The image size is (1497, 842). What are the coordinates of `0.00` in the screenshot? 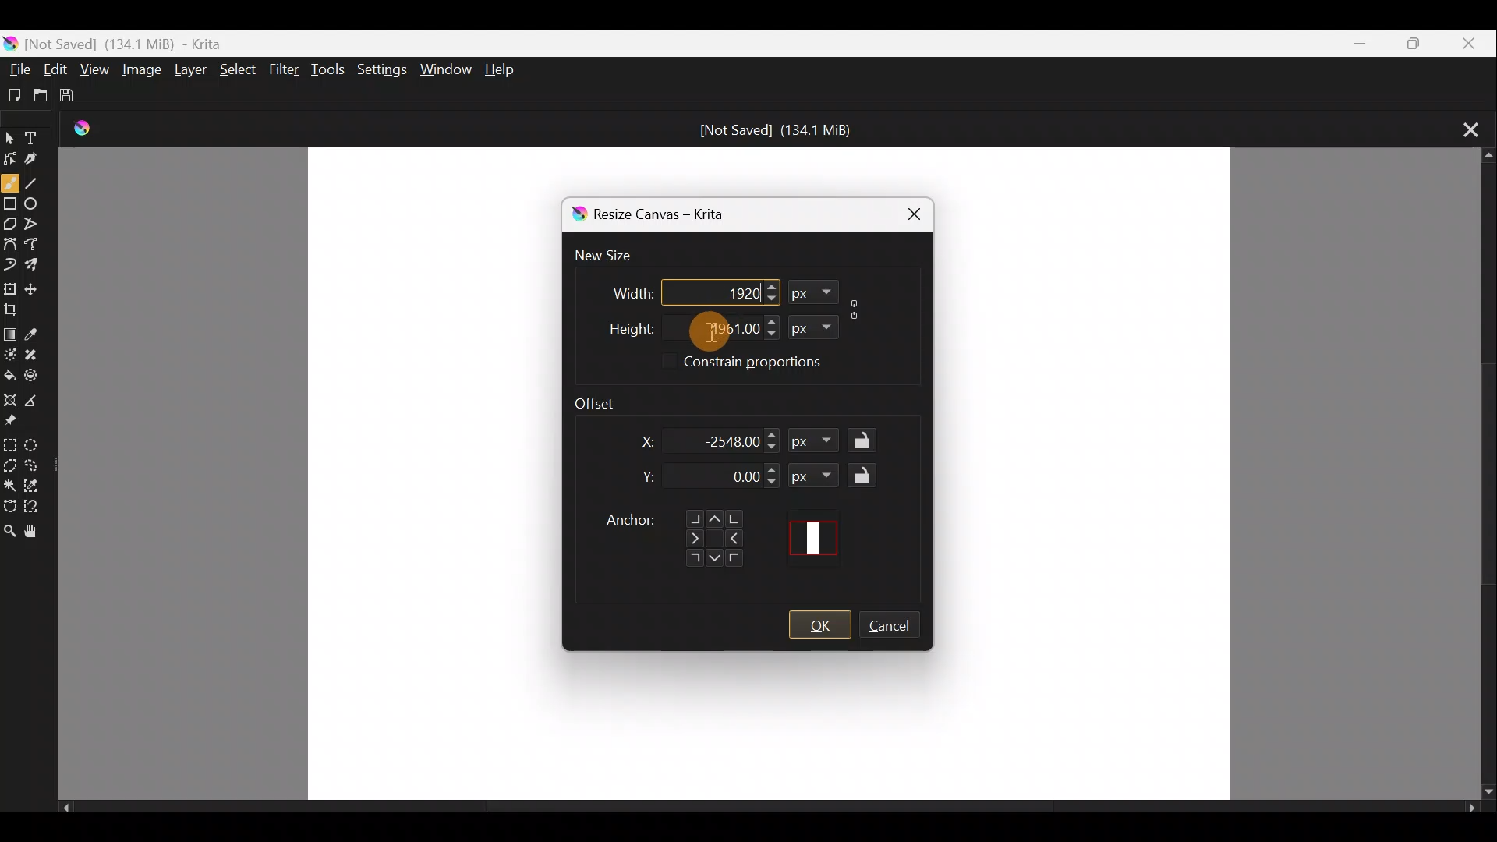 It's located at (731, 478).